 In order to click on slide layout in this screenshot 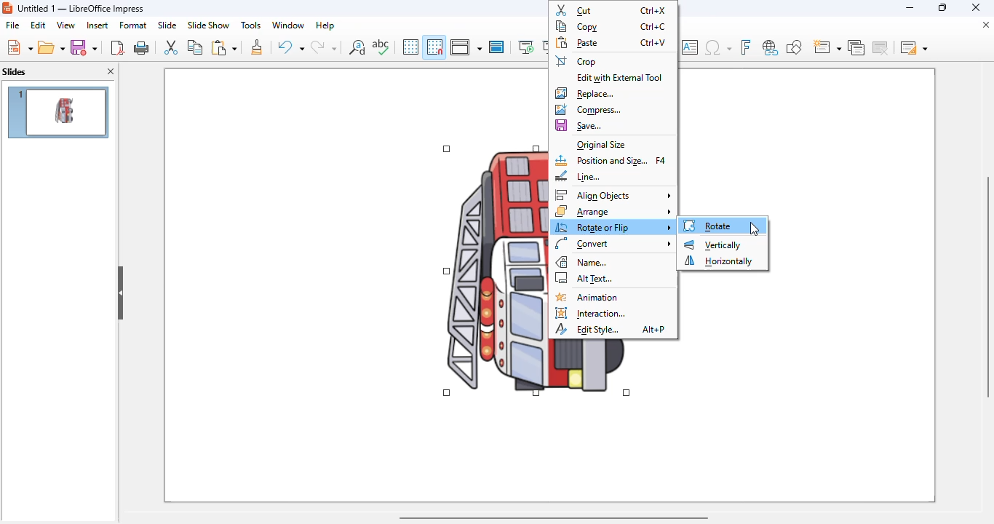, I will do `click(913, 47)`.